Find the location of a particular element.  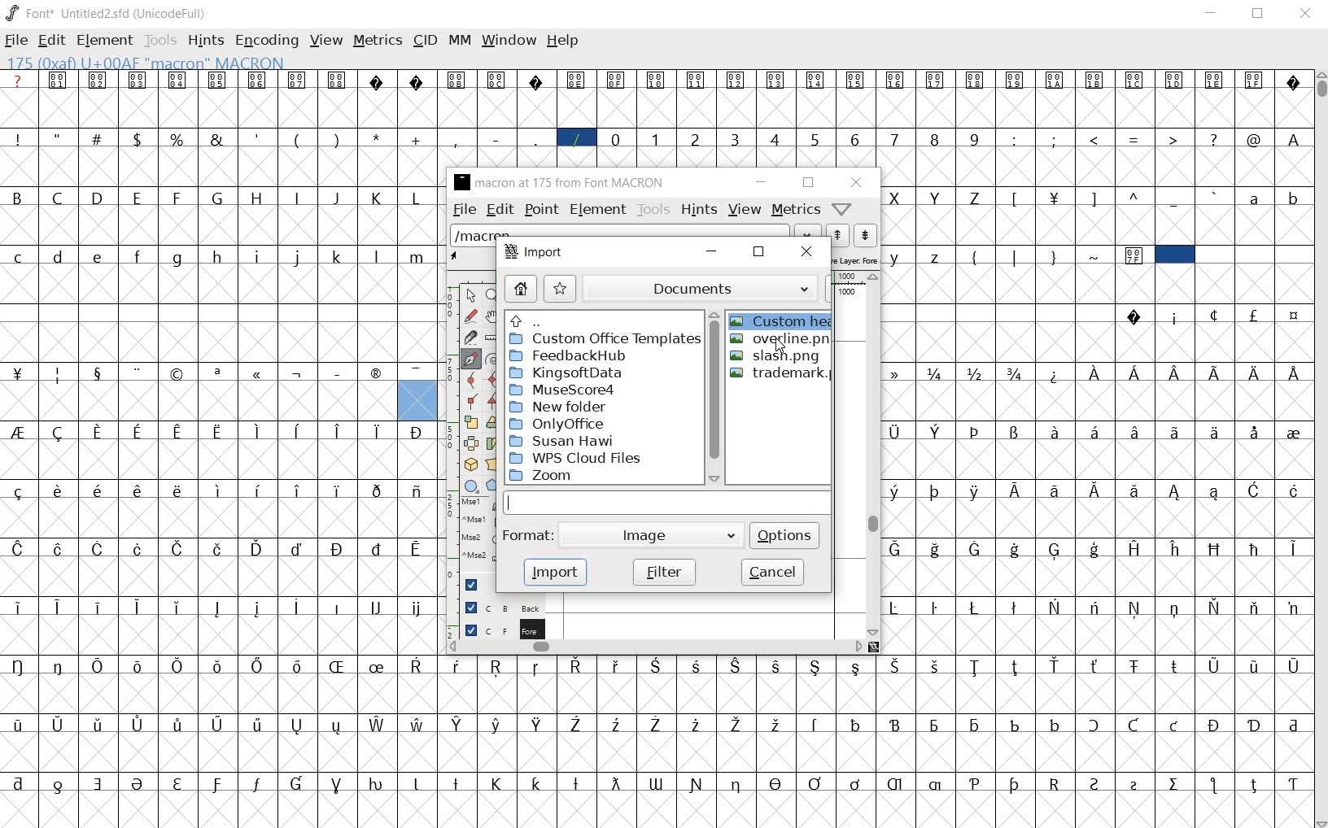

_ is located at coordinates (538, 139).